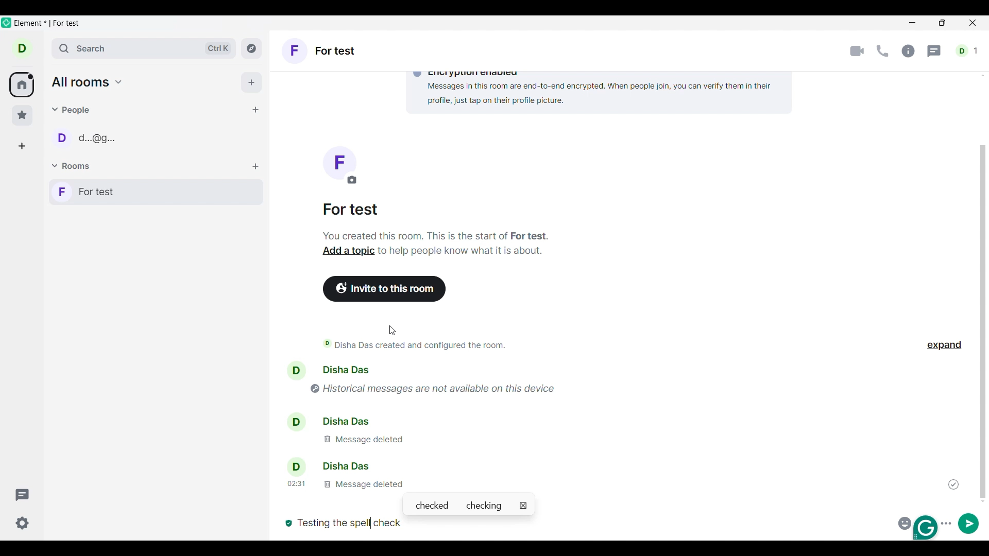 Image resolution: width=989 pixels, height=556 pixels. What do you see at coordinates (145, 48) in the screenshot?
I see `Search room` at bounding box center [145, 48].